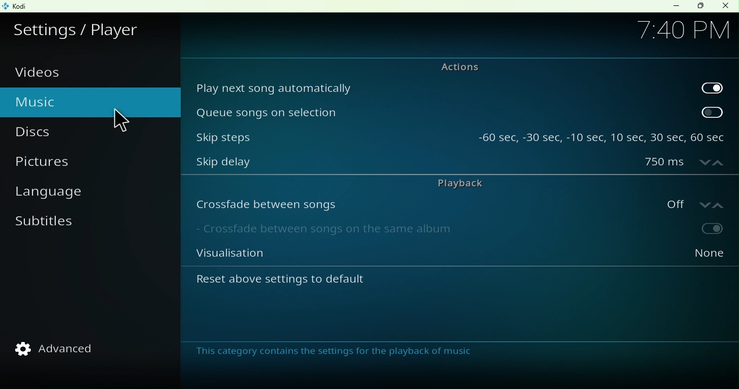 This screenshot has height=389, width=739. What do you see at coordinates (61, 100) in the screenshot?
I see `Music` at bounding box center [61, 100].